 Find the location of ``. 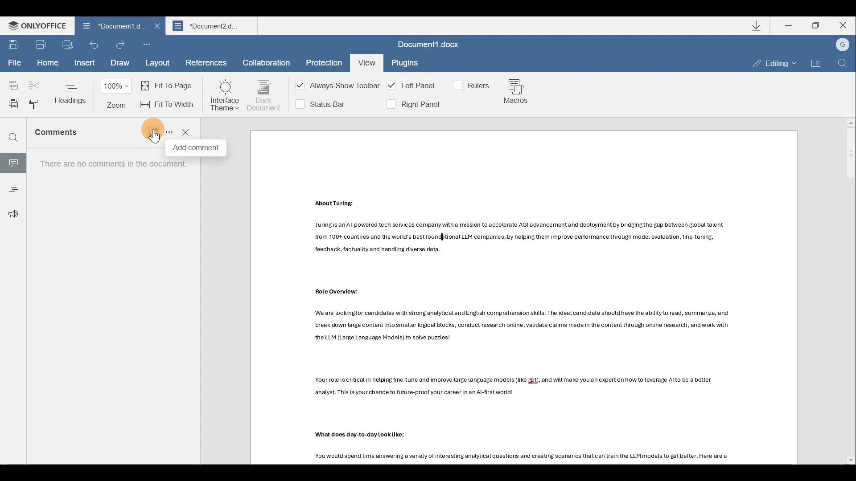

 is located at coordinates (337, 292).